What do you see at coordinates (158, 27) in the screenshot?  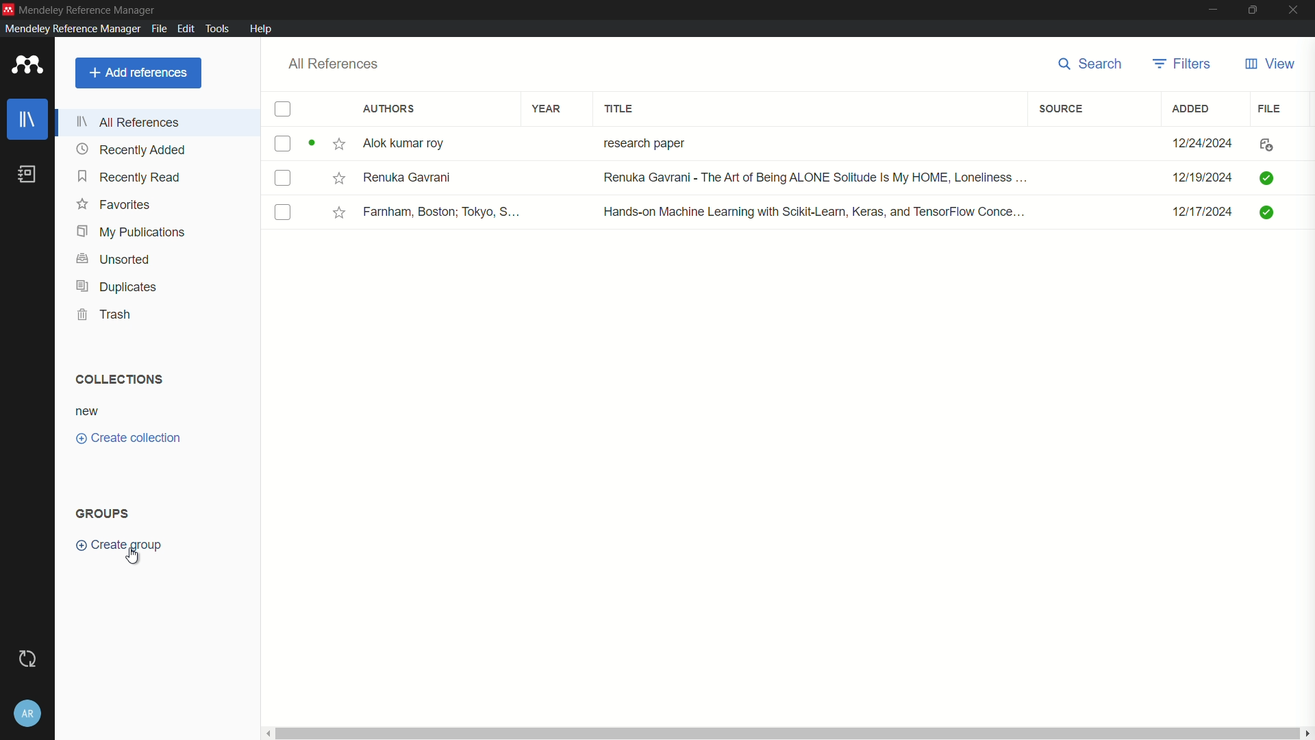 I see `file menu` at bounding box center [158, 27].